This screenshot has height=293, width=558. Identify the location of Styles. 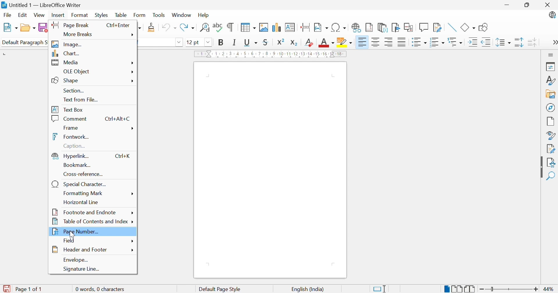
(552, 80).